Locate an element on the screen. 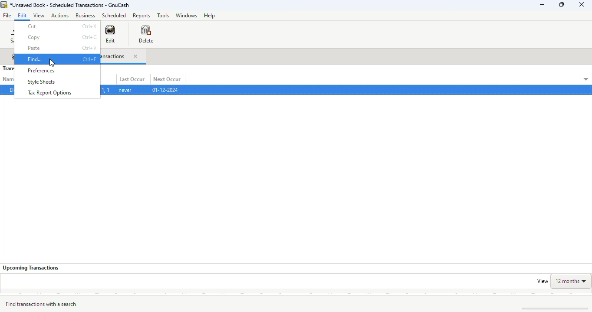 The width and height of the screenshot is (592, 312). shortcut for copy is located at coordinates (90, 37).